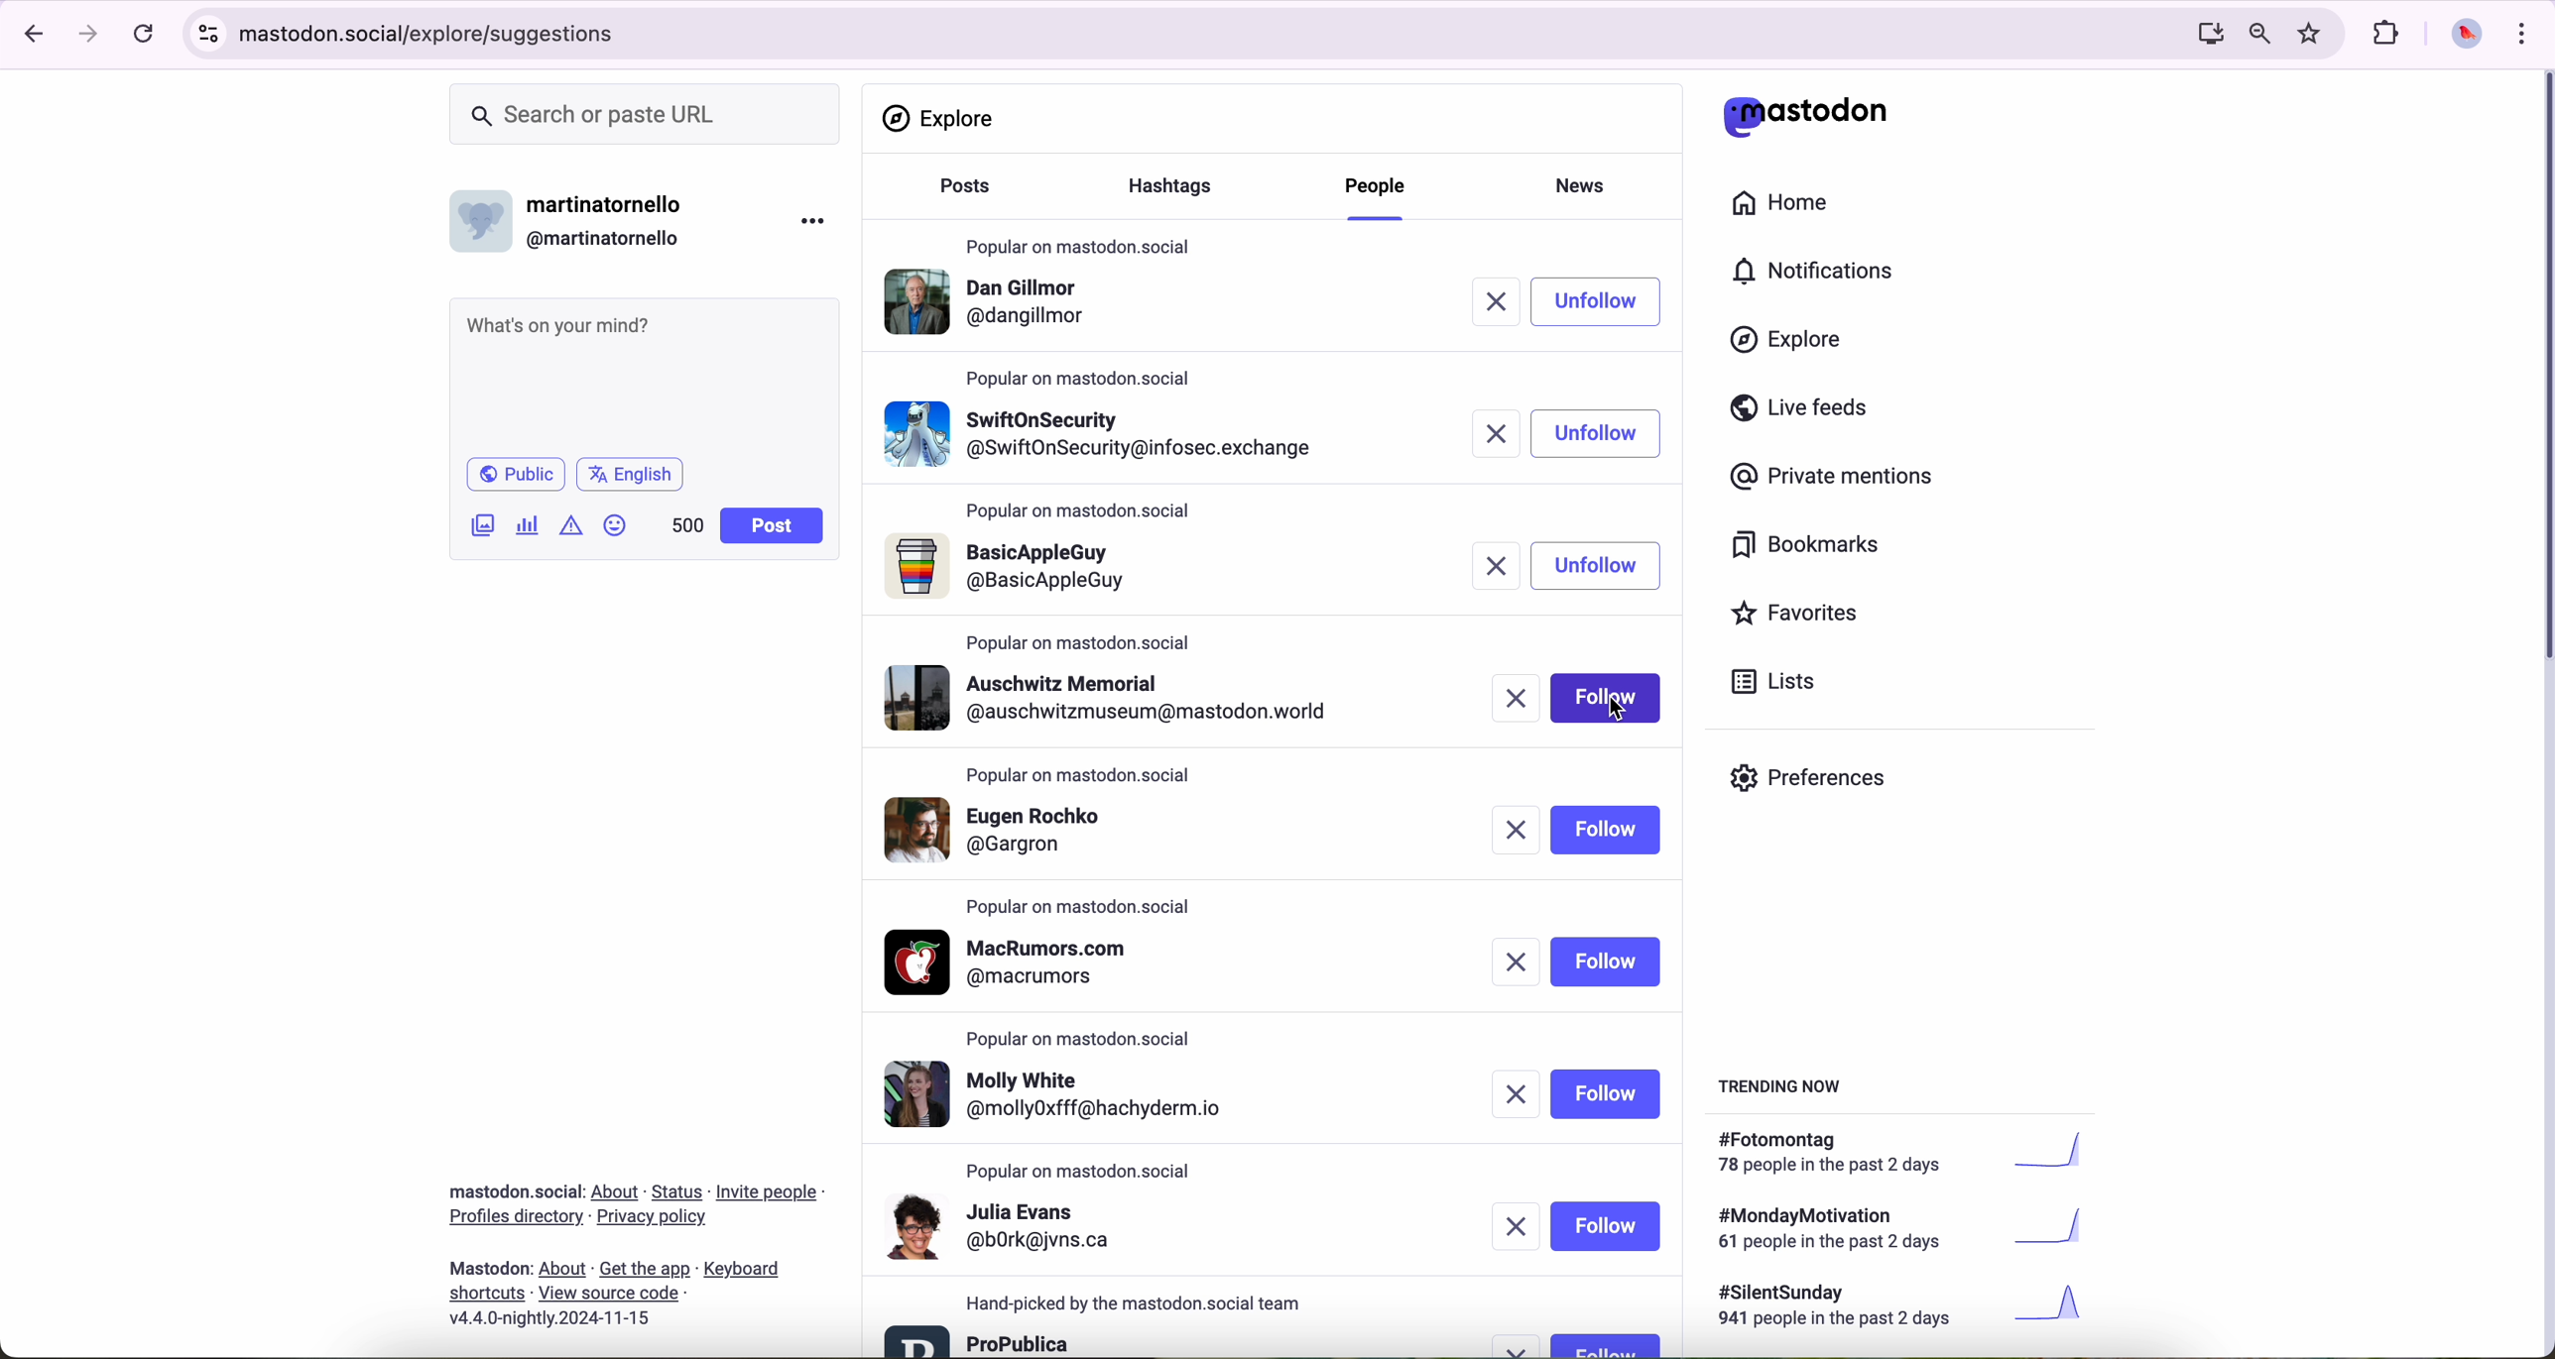 This screenshot has width=2555, height=1359. Describe the element at coordinates (1765, 681) in the screenshot. I see `lists` at that location.